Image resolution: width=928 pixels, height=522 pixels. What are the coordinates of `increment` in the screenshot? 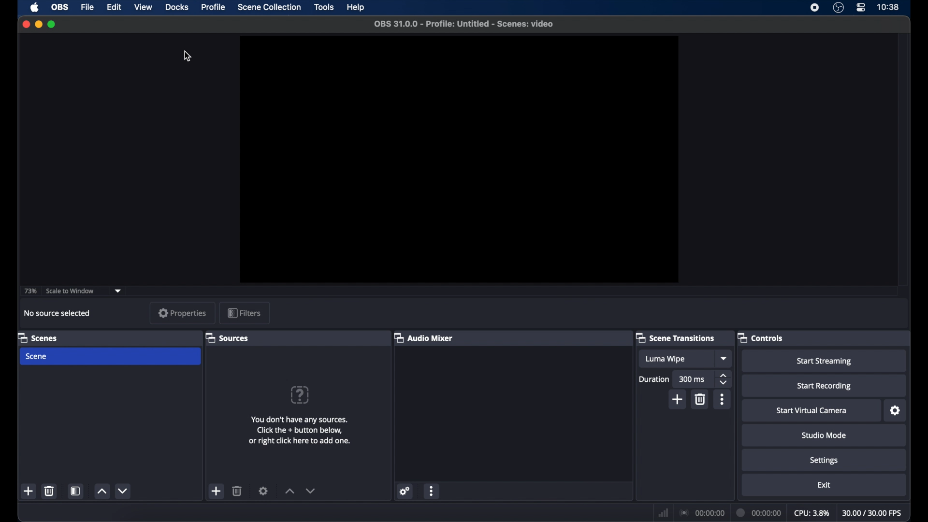 It's located at (290, 492).